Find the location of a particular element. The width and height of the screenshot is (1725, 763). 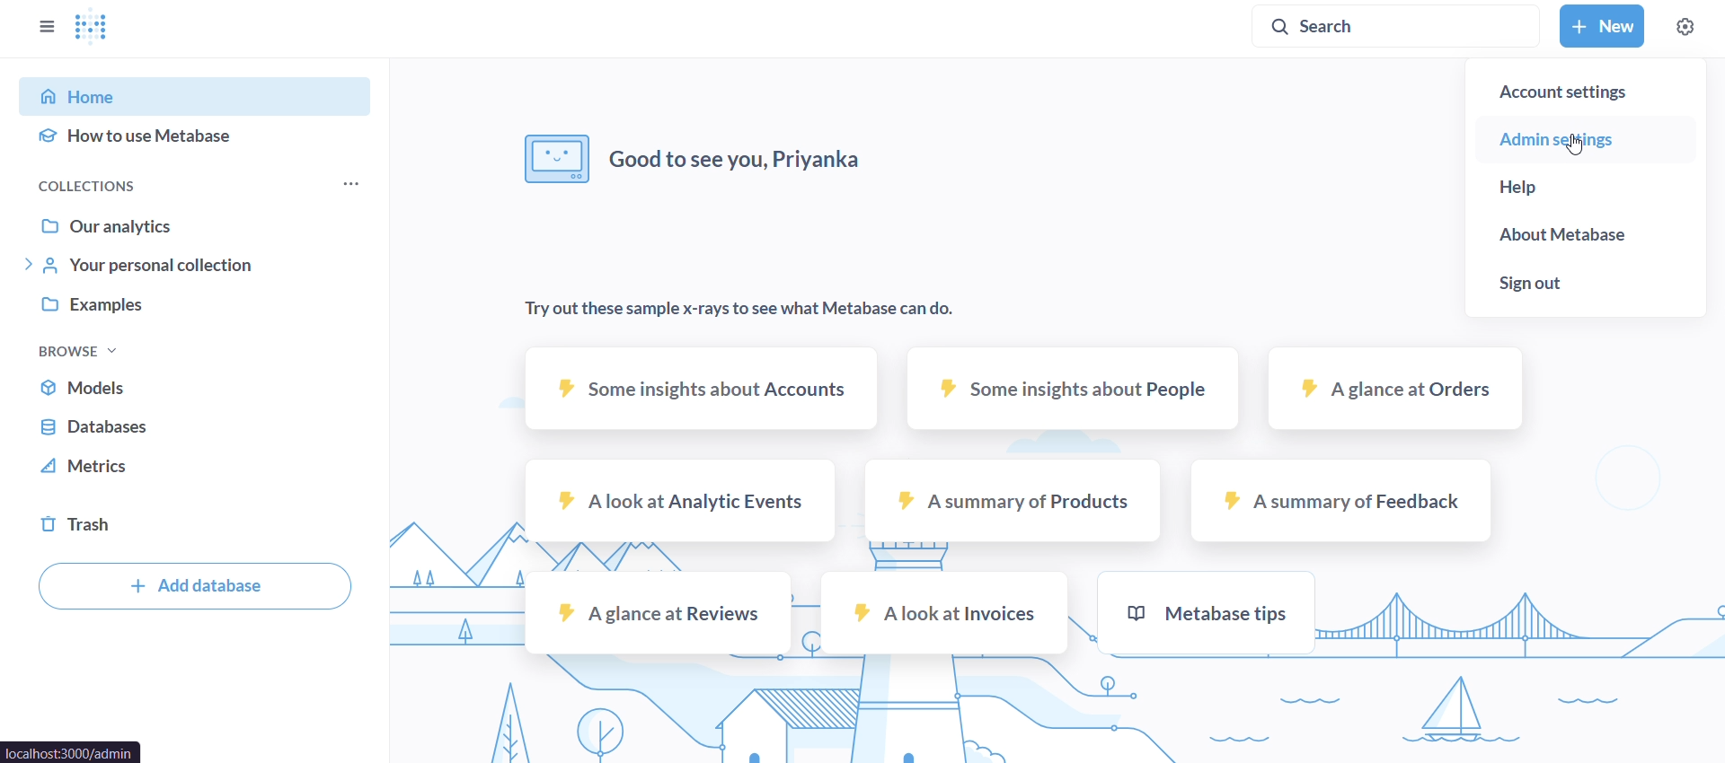

url is located at coordinates (71, 750).